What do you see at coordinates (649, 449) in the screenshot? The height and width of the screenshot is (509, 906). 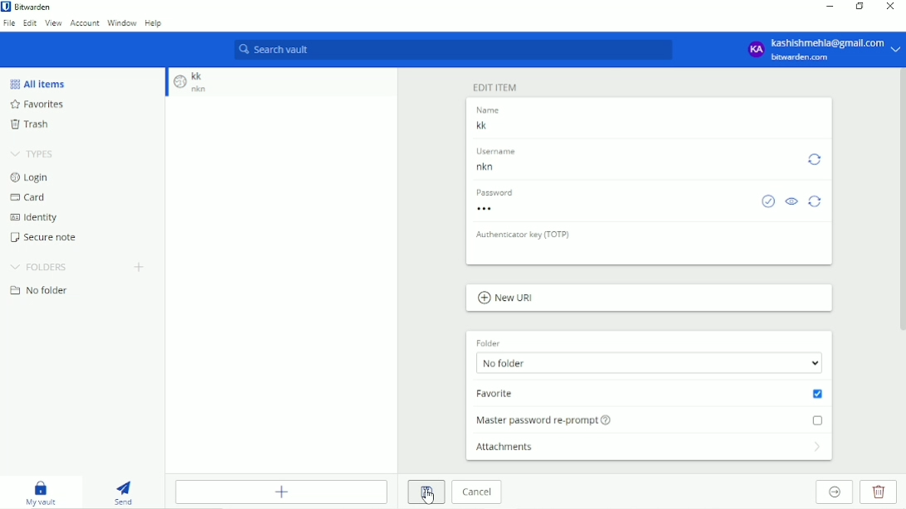 I see `Attachments` at bounding box center [649, 449].